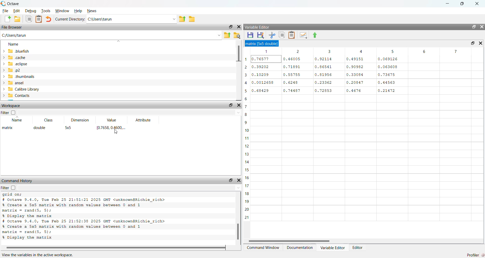 This screenshot has width=485, height=258. I want to click on save as, so click(261, 35).